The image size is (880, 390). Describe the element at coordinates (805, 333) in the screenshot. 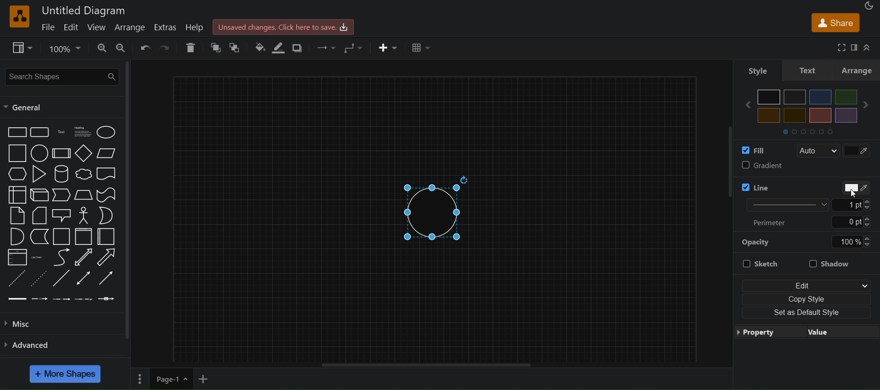

I see `property` at that location.